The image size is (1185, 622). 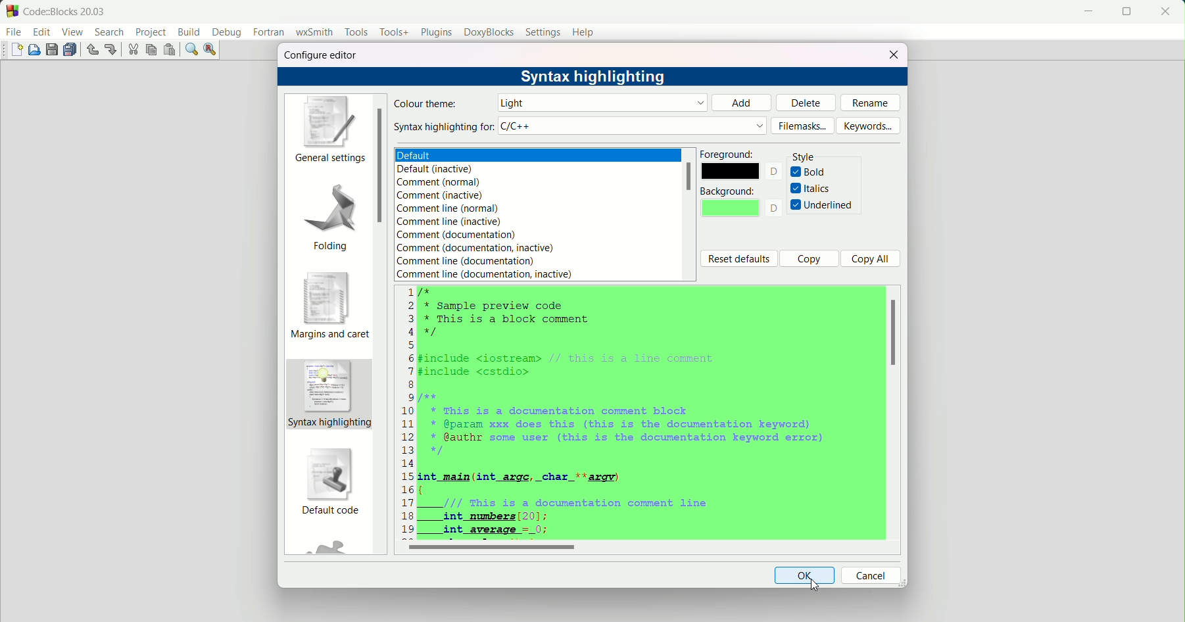 What do you see at coordinates (189, 32) in the screenshot?
I see `build` at bounding box center [189, 32].